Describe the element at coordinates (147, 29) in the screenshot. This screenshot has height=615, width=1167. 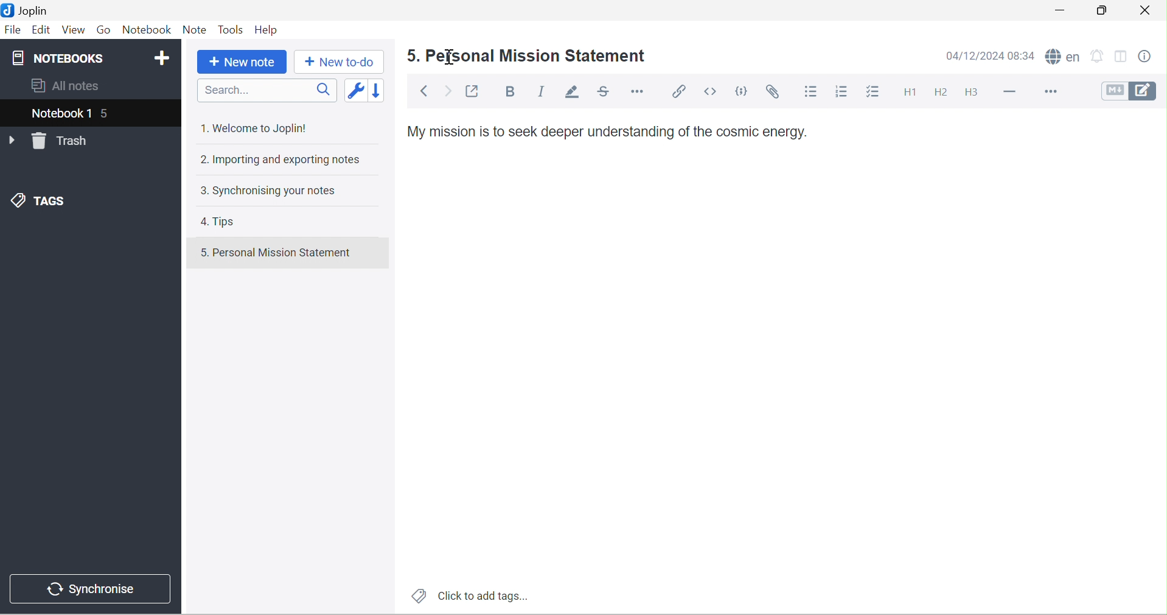
I see `Notebook` at that location.